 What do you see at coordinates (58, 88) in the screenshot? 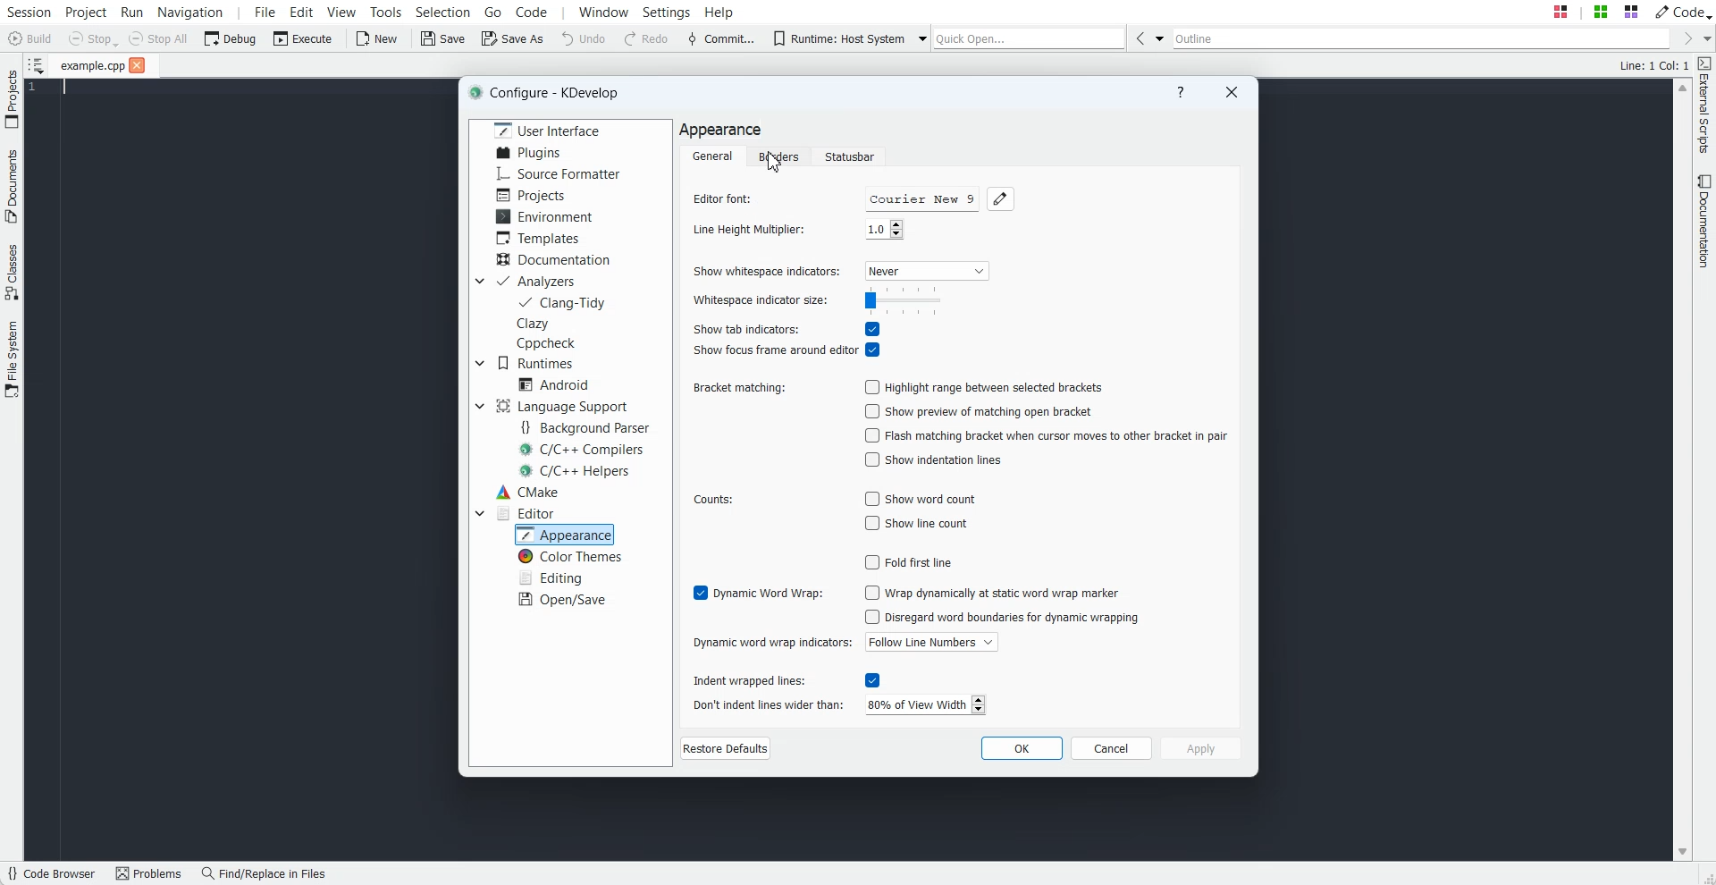
I see `Text Cursor` at bounding box center [58, 88].